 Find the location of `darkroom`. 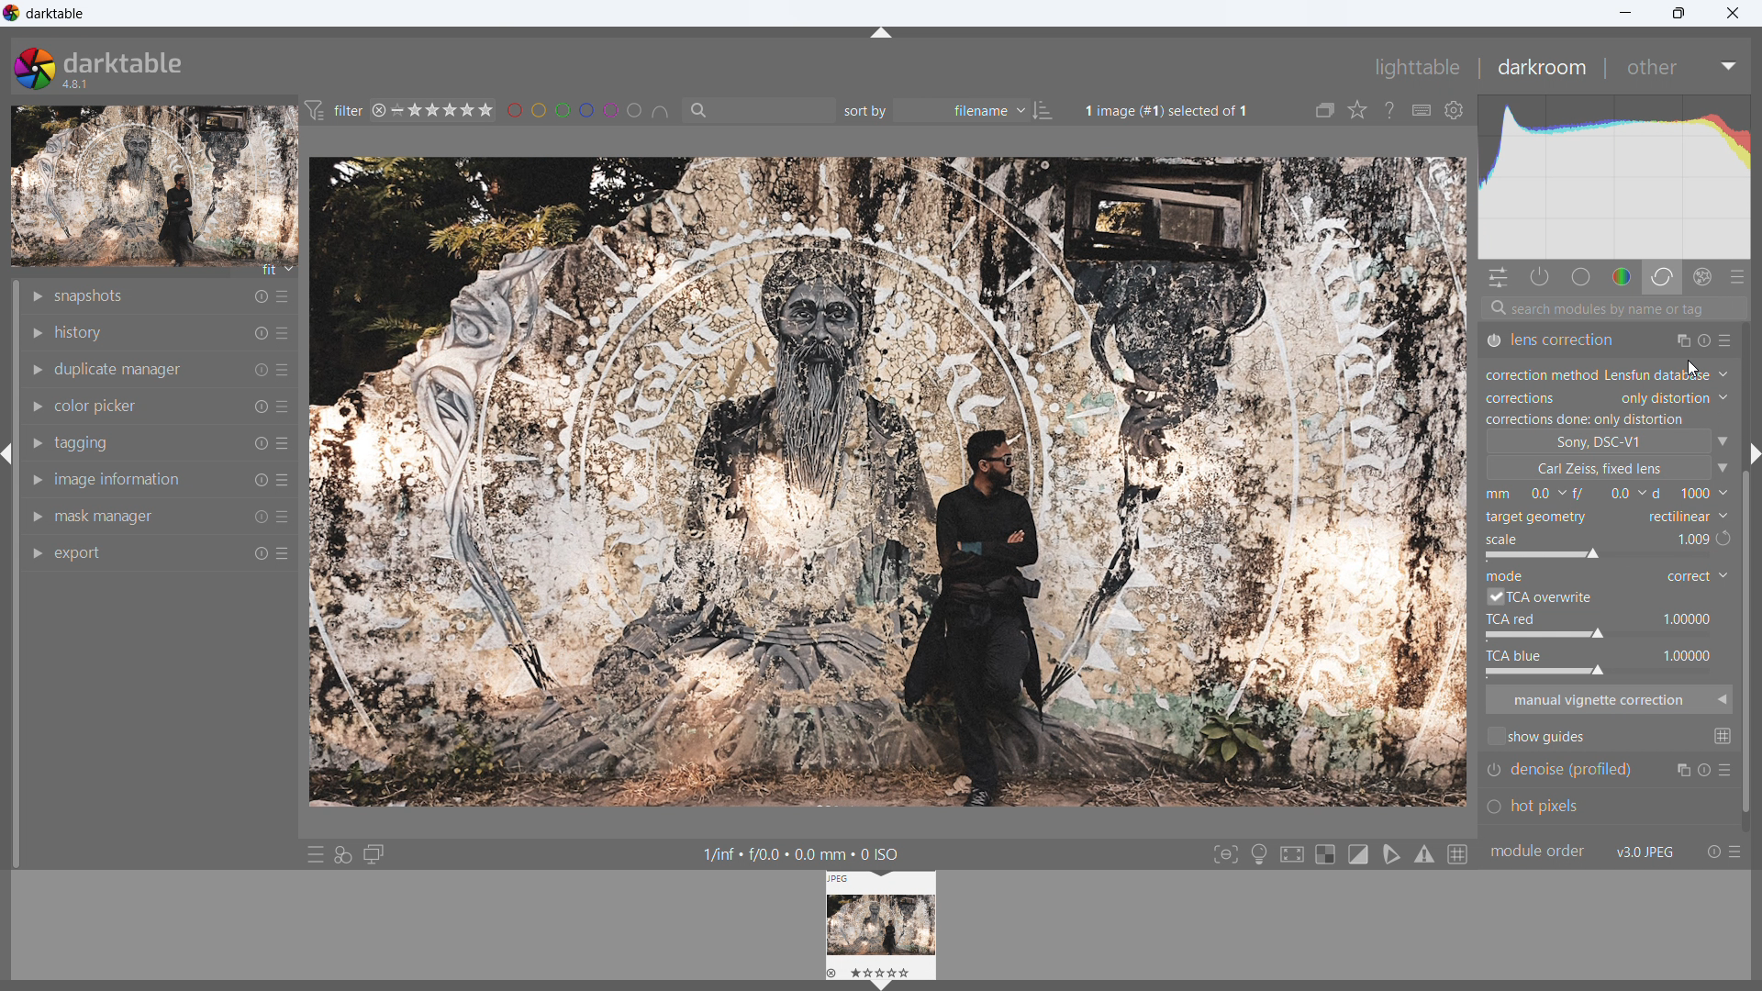

darkroom is located at coordinates (1542, 67).